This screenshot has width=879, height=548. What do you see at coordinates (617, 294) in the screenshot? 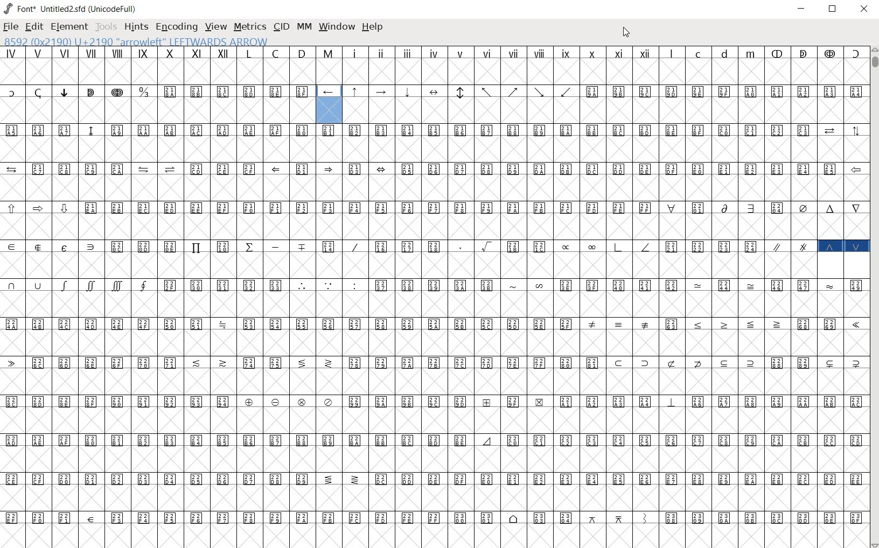
I see `glyphs characters` at bounding box center [617, 294].